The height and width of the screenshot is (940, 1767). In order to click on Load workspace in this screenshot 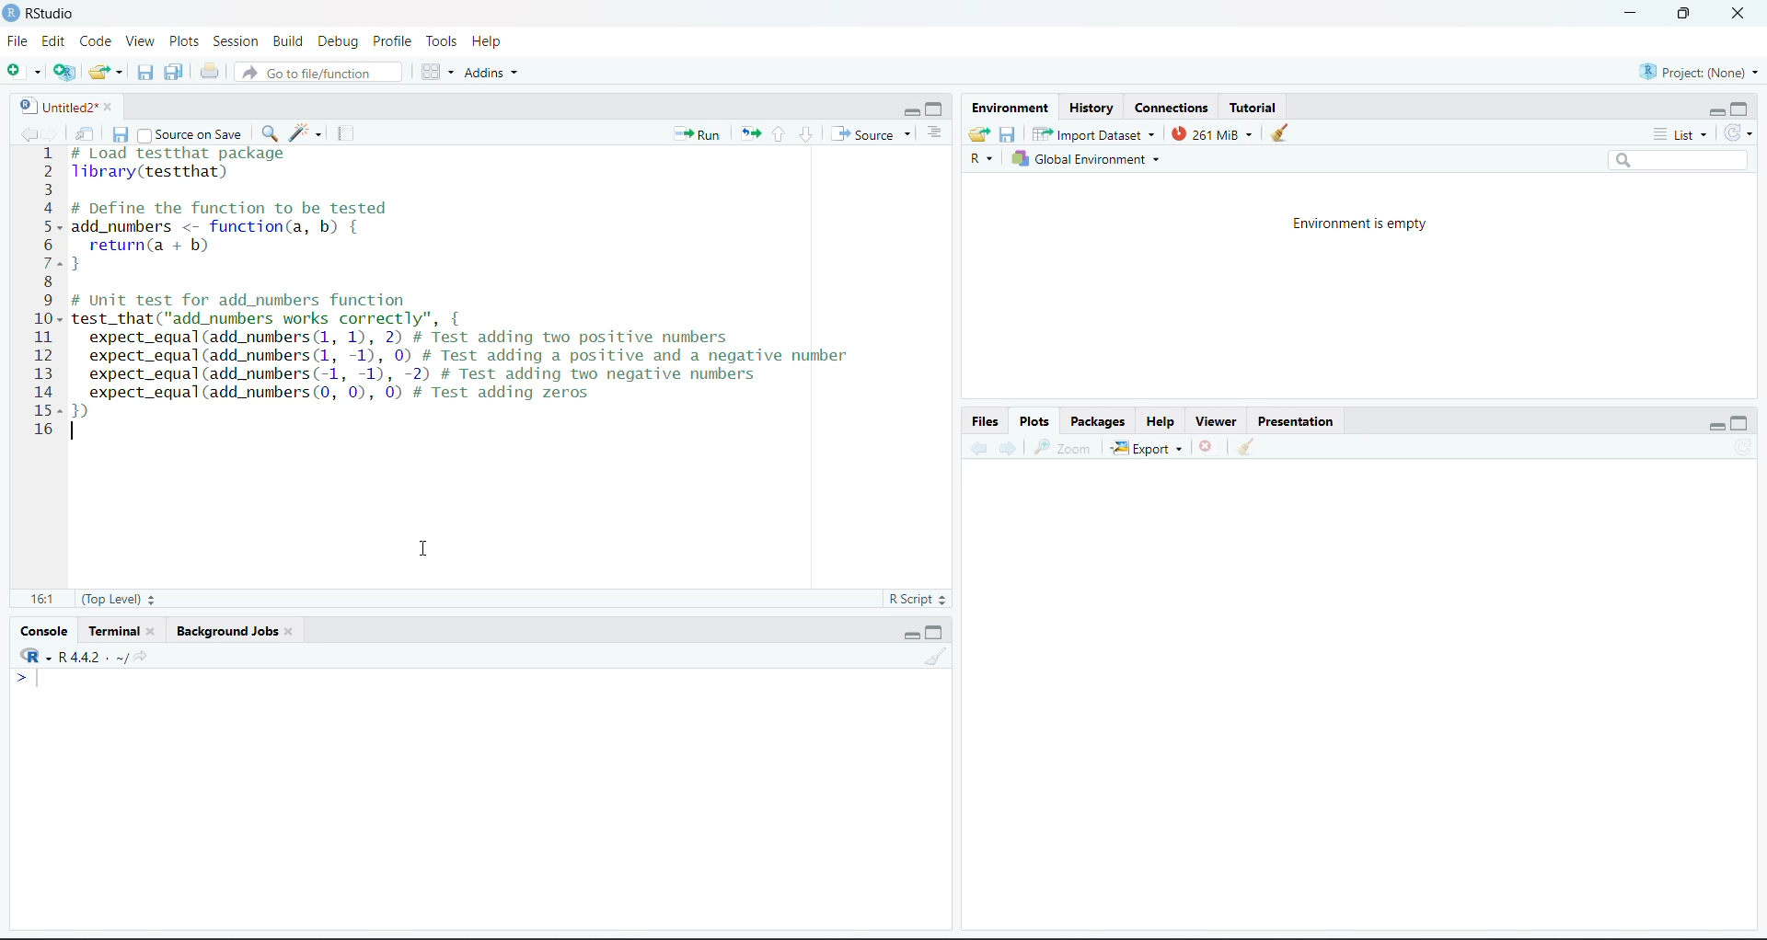, I will do `click(980, 133)`.